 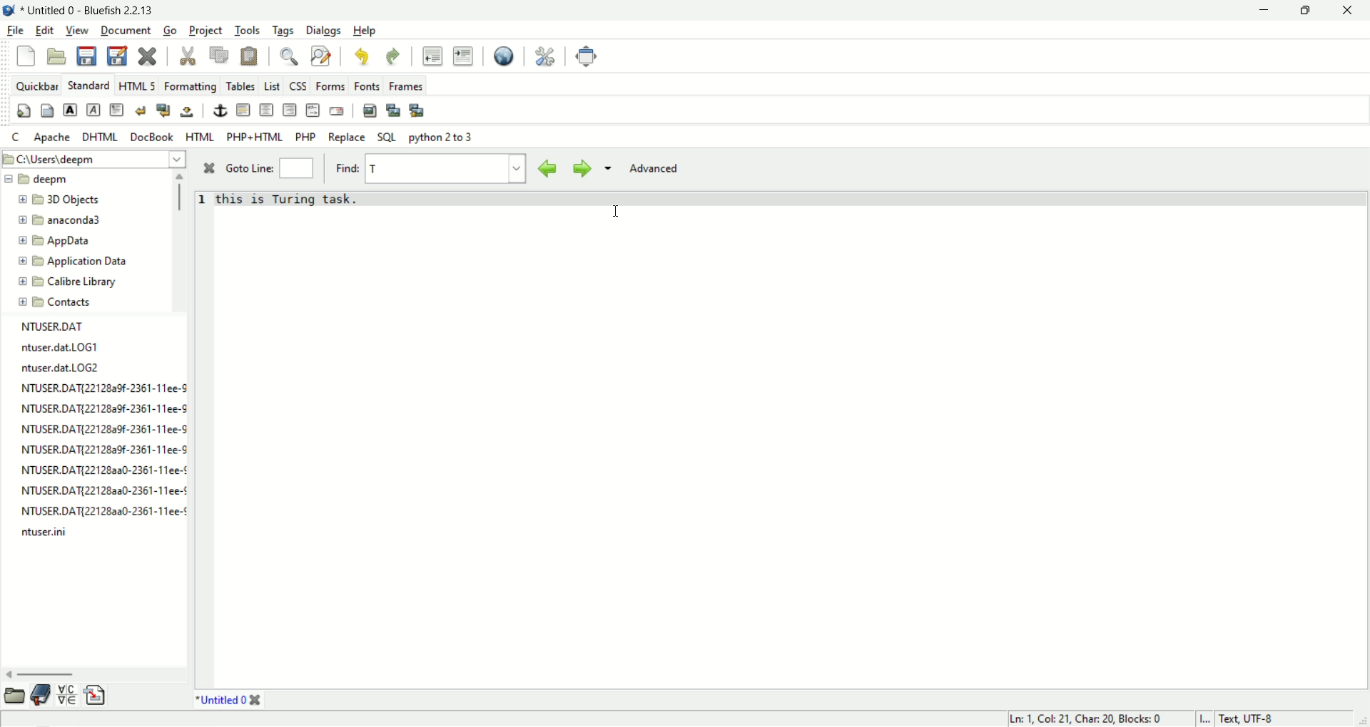 What do you see at coordinates (443, 138) in the screenshot?
I see `python 2 to 3` at bounding box center [443, 138].